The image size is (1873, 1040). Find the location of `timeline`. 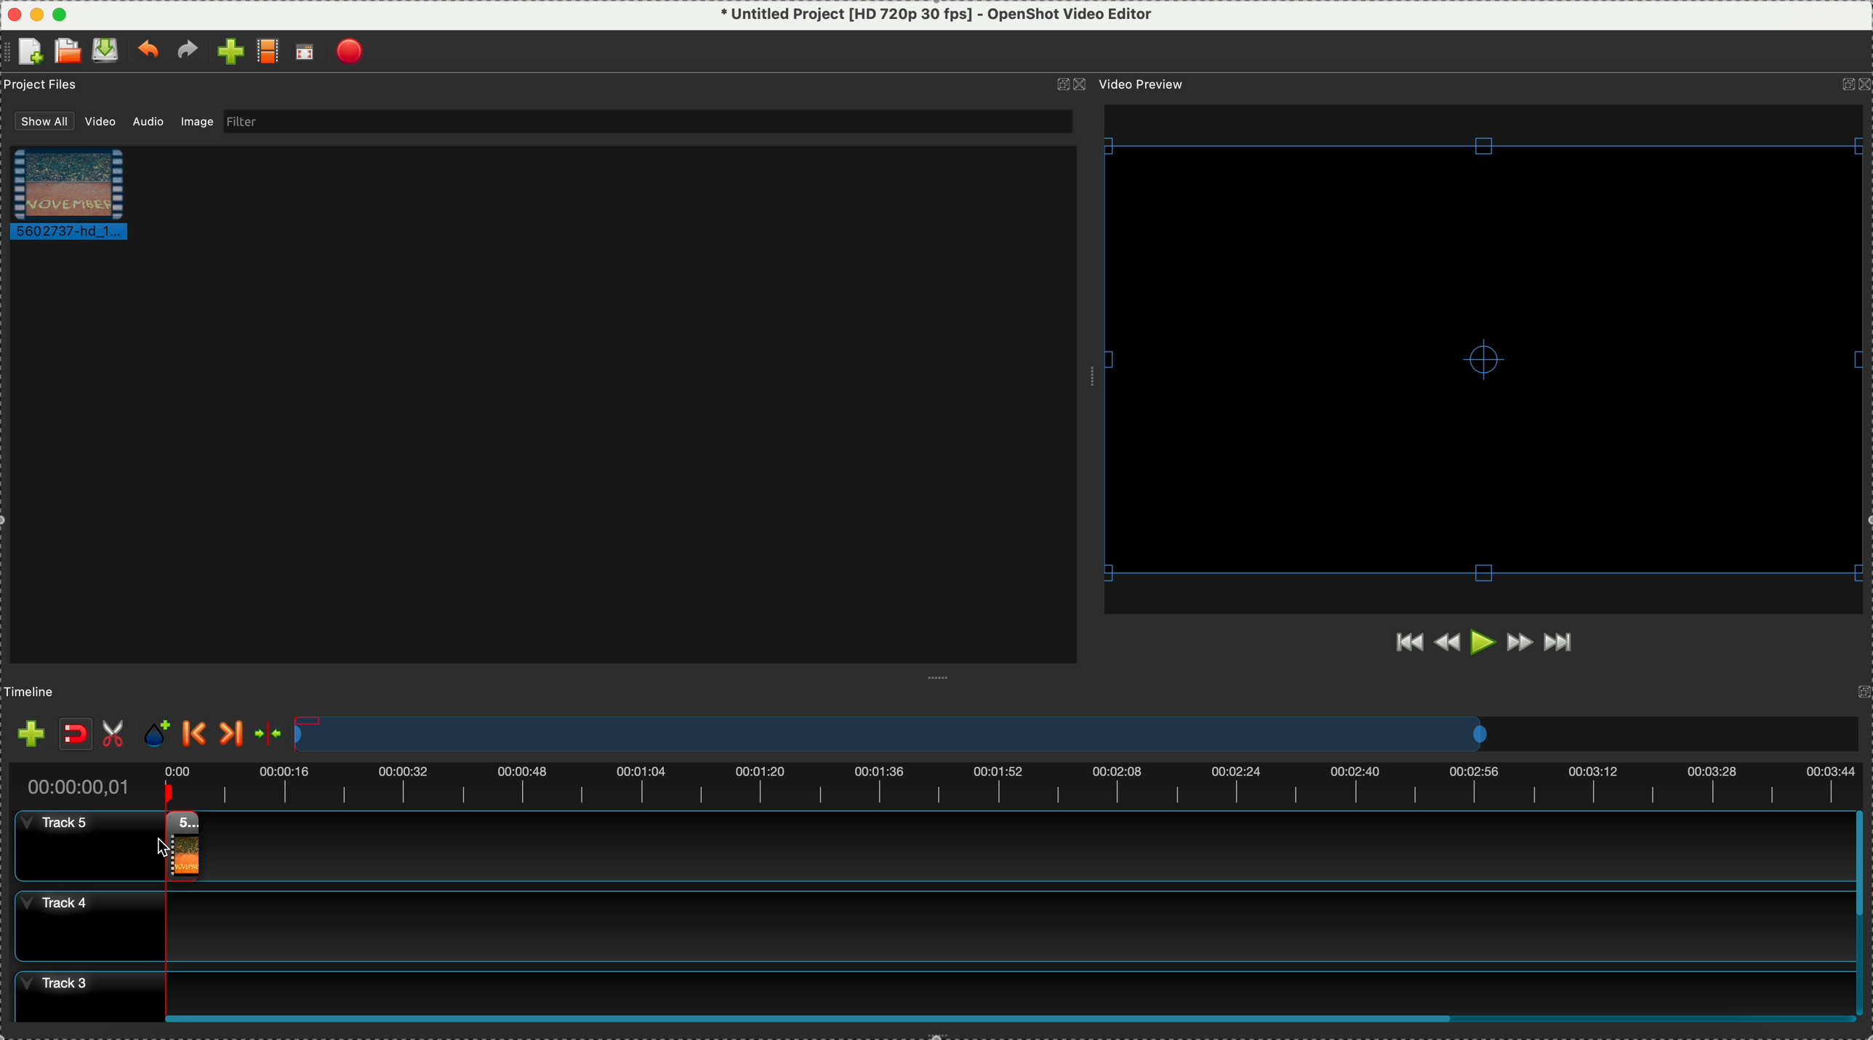

timeline is located at coordinates (34, 690).